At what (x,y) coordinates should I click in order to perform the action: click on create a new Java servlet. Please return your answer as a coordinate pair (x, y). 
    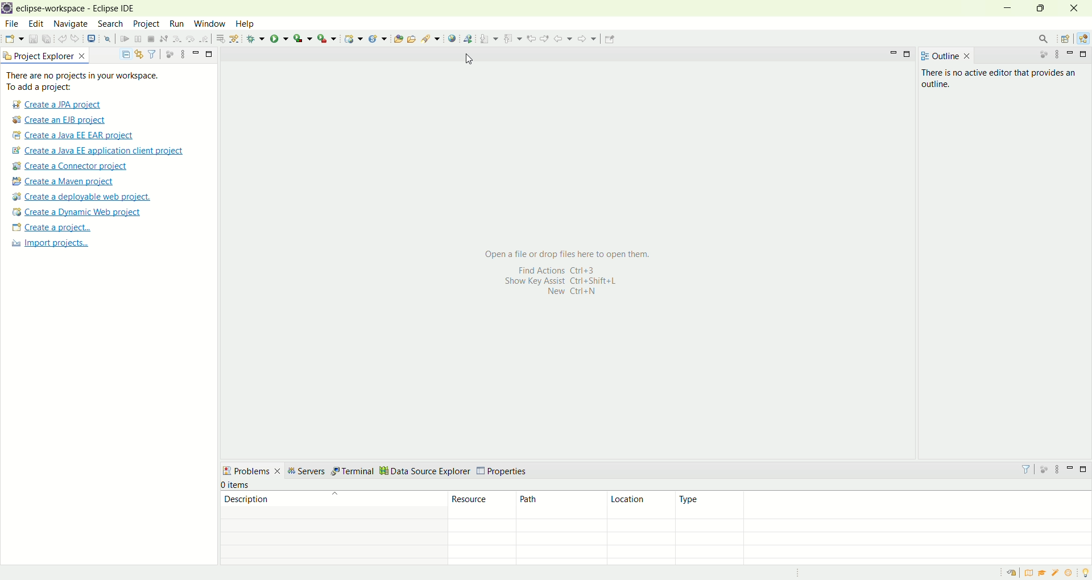
    Looking at the image, I should click on (380, 39).